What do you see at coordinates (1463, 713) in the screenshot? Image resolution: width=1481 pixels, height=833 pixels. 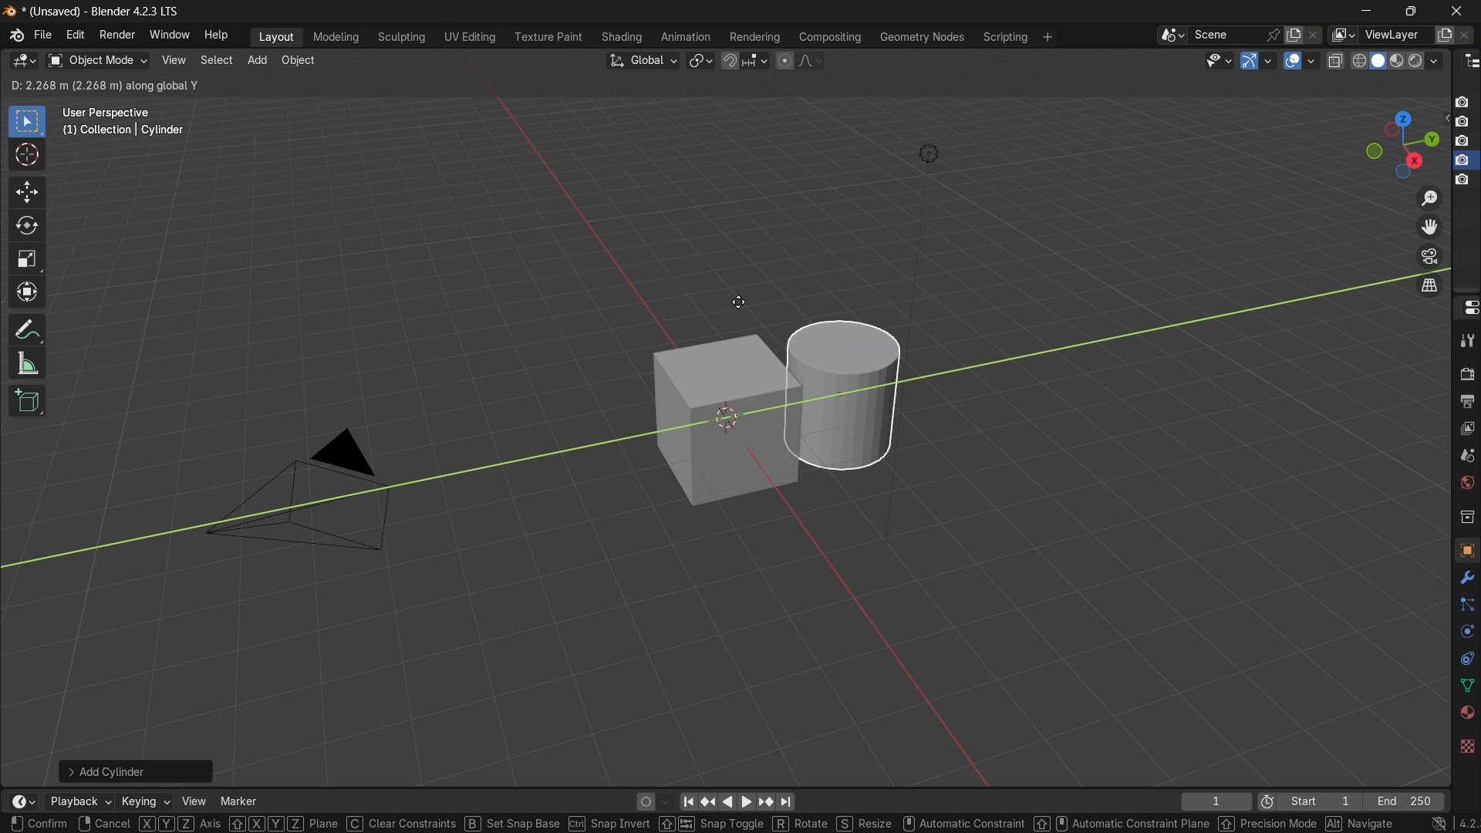 I see `sphere` at bounding box center [1463, 713].